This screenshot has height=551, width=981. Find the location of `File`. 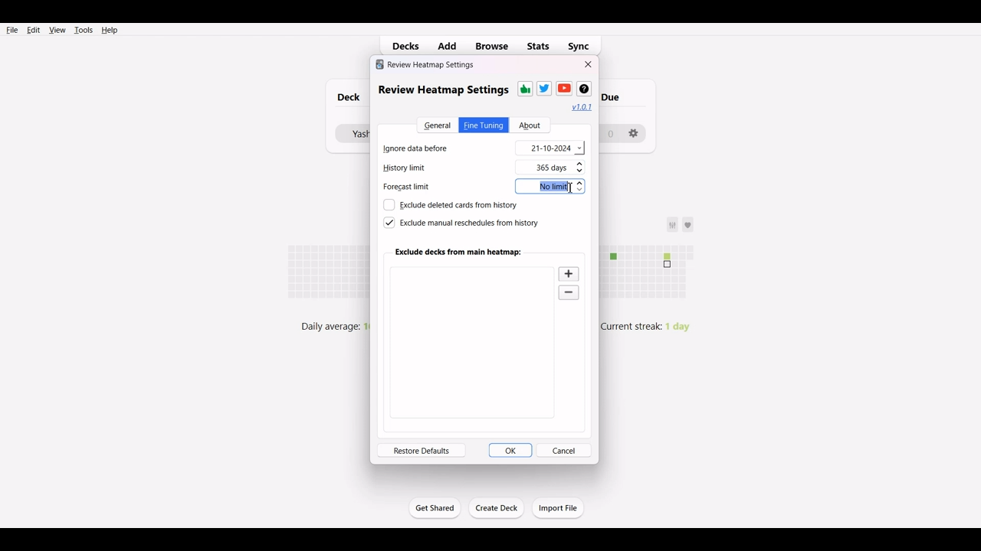

File is located at coordinates (12, 29).